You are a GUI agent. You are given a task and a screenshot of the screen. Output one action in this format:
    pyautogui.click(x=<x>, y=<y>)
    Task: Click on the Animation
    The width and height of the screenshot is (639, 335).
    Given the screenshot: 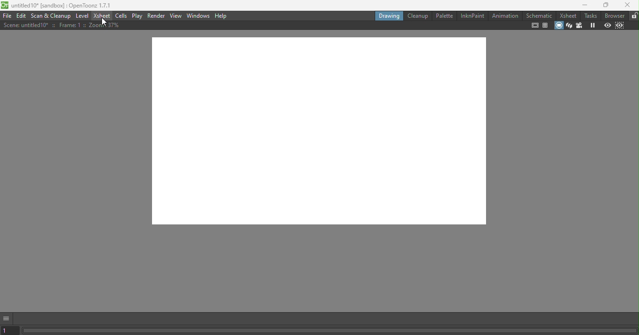 What is the action you would take?
    pyautogui.click(x=505, y=16)
    